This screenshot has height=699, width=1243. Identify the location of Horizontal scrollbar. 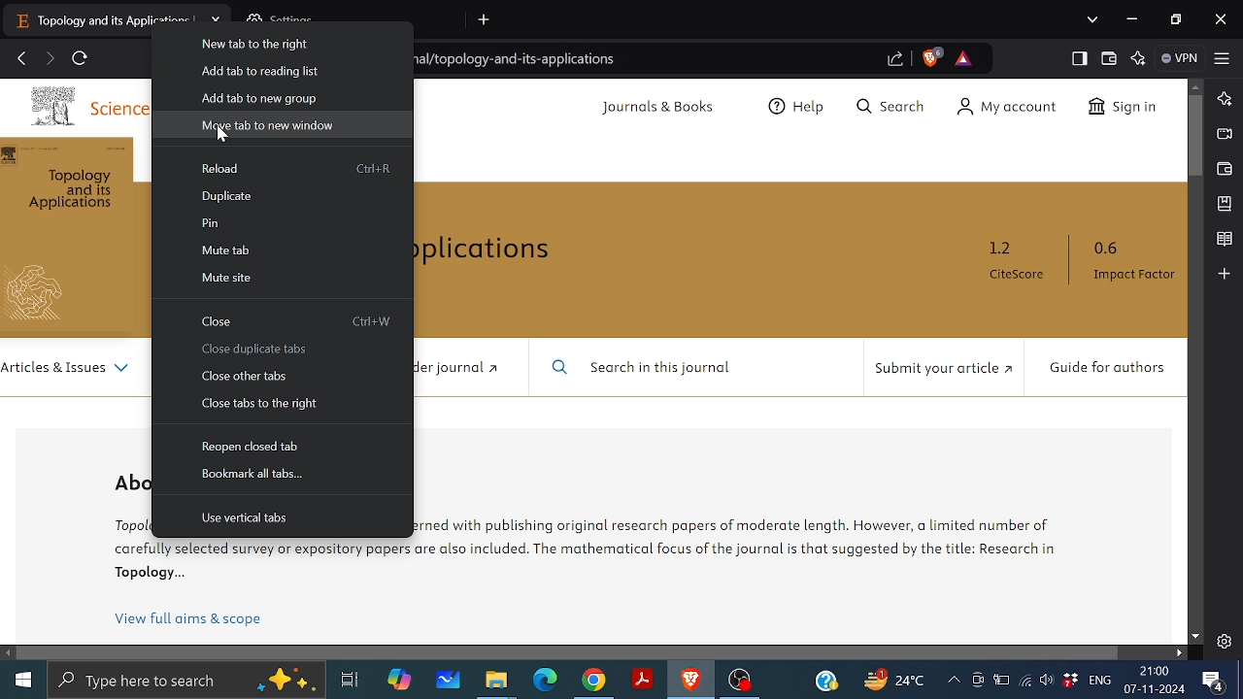
(568, 652).